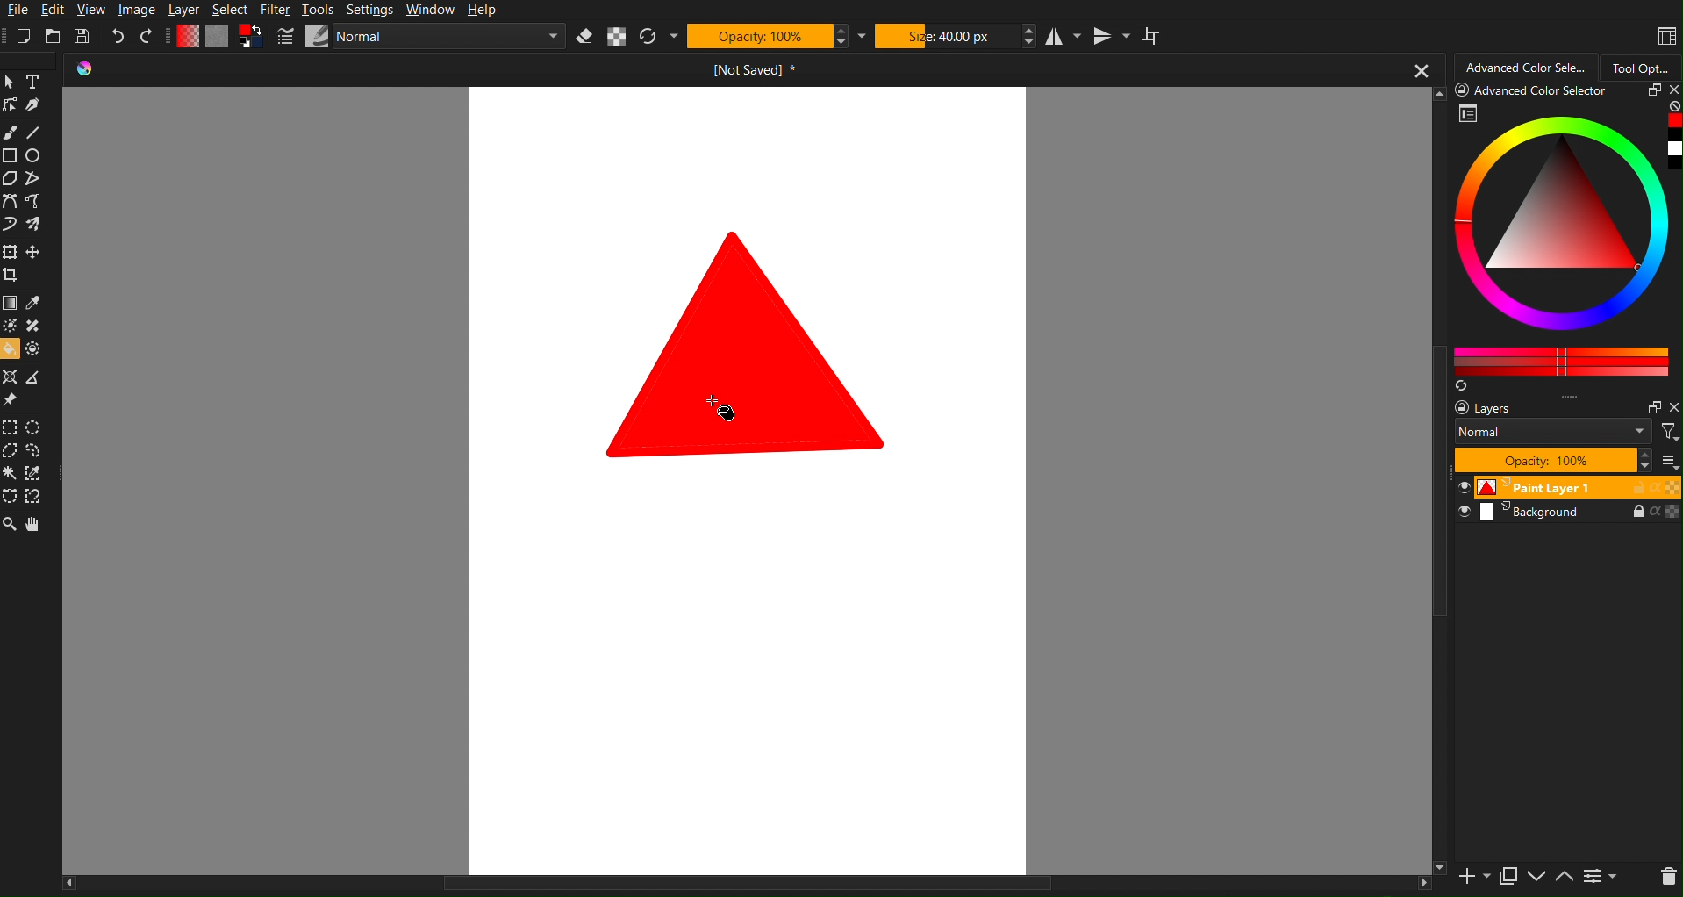  I want to click on restore panel, so click(1651, 92).